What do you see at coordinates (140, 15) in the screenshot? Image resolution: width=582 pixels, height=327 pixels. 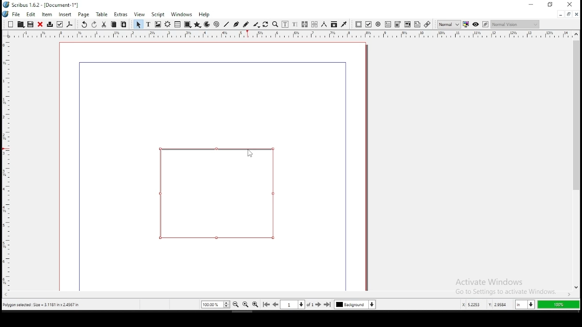 I see `view` at bounding box center [140, 15].